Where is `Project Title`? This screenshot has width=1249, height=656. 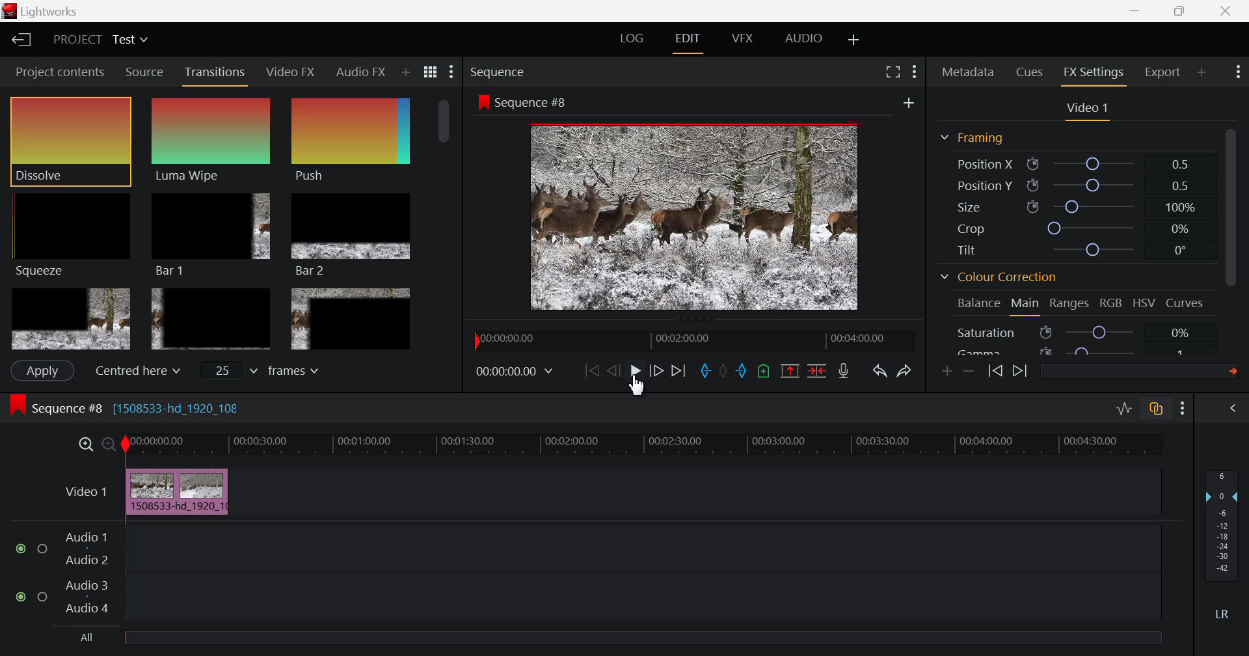
Project Title is located at coordinates (100, 41).